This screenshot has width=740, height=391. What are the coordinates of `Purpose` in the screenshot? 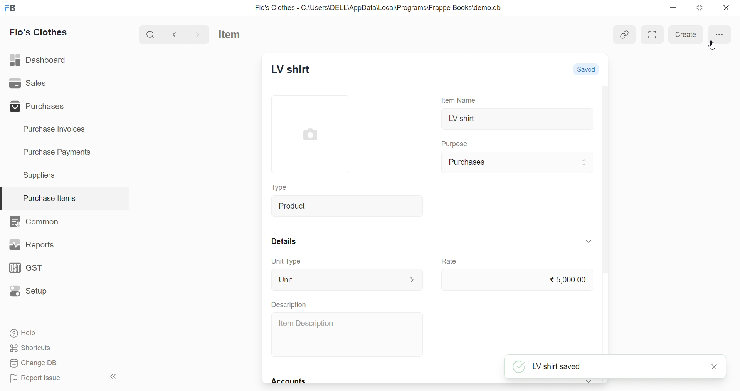 It's located at (456, 143).